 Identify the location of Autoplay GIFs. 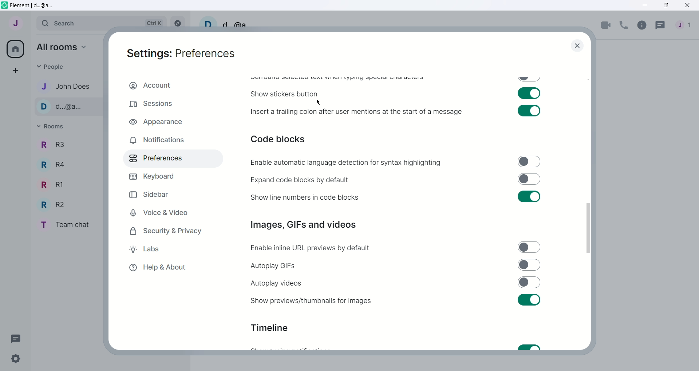
(273, 266).